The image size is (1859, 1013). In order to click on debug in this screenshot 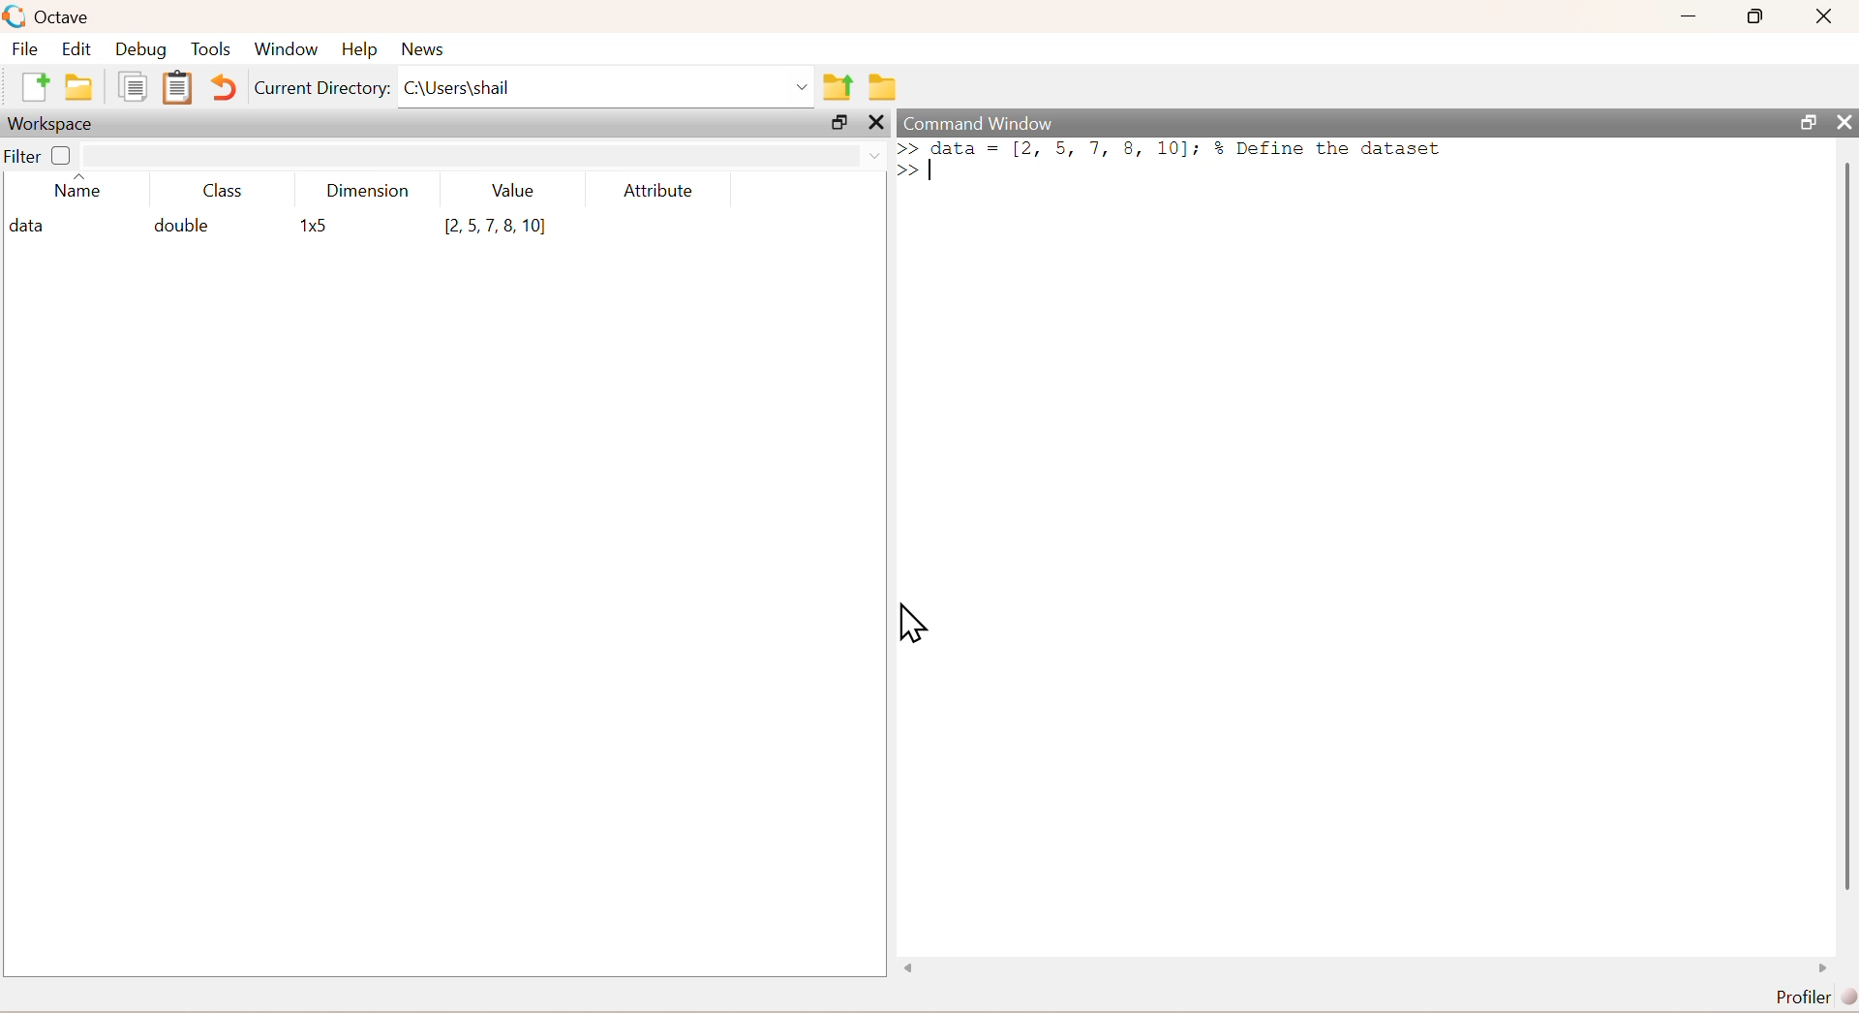, I will do `click(141, 50)`.